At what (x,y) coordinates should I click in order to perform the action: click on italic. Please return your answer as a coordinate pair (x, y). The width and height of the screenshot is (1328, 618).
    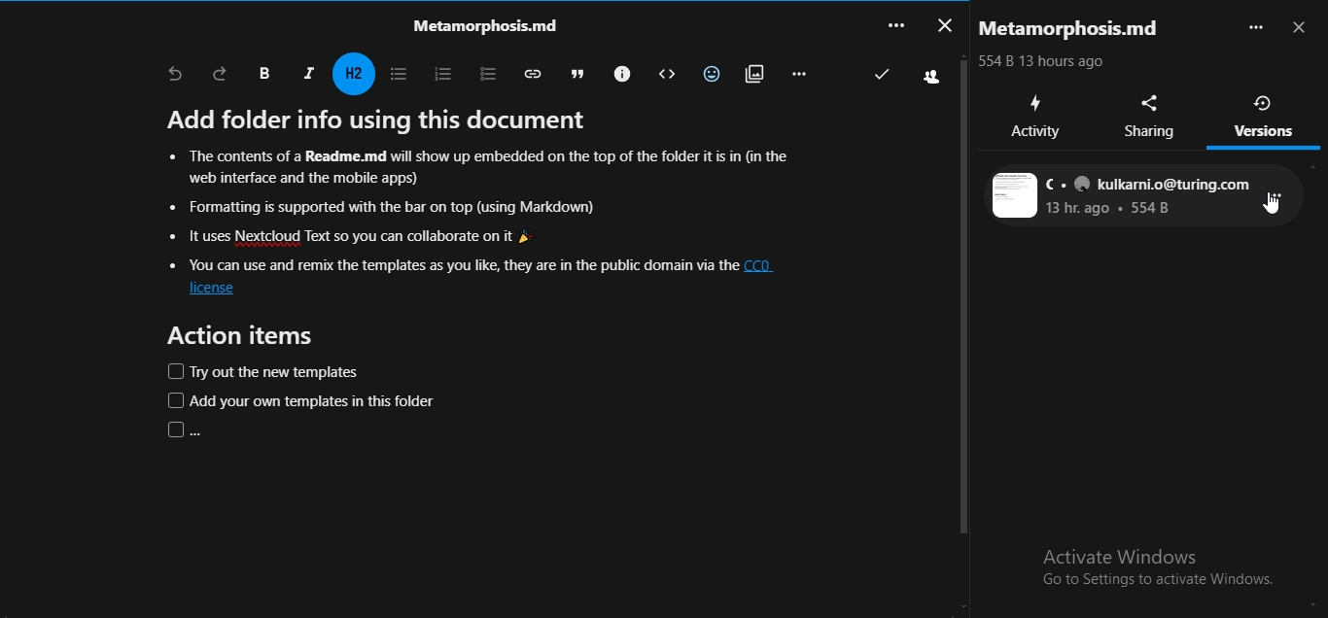
    Looking at the image, I should click on (308, 72).